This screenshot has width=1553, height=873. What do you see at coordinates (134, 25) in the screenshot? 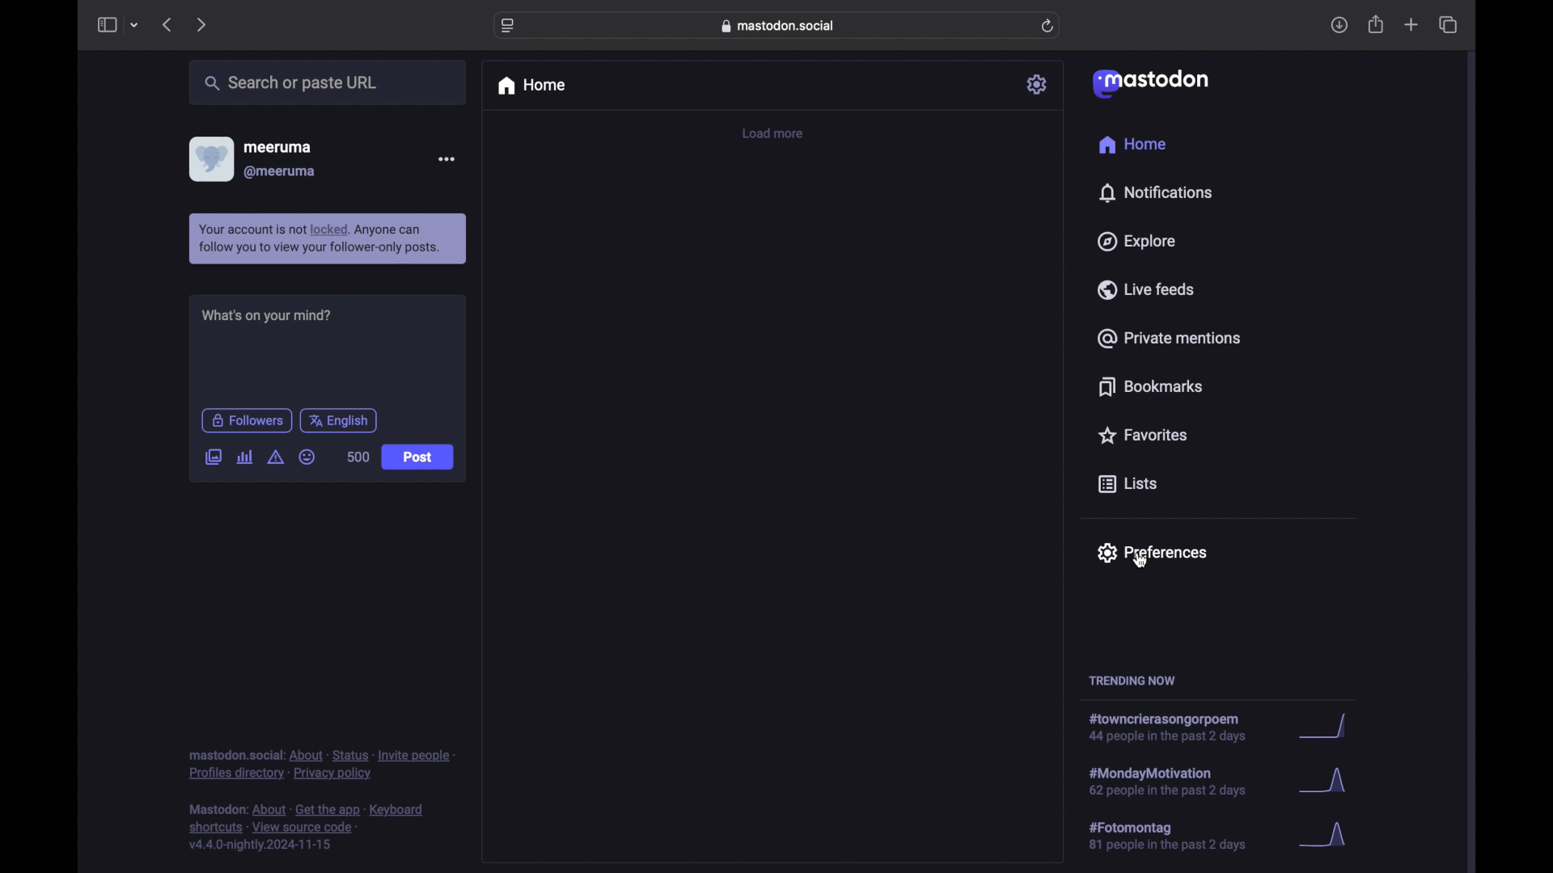
I see `tab group picker` at bounding box center [134, 25].